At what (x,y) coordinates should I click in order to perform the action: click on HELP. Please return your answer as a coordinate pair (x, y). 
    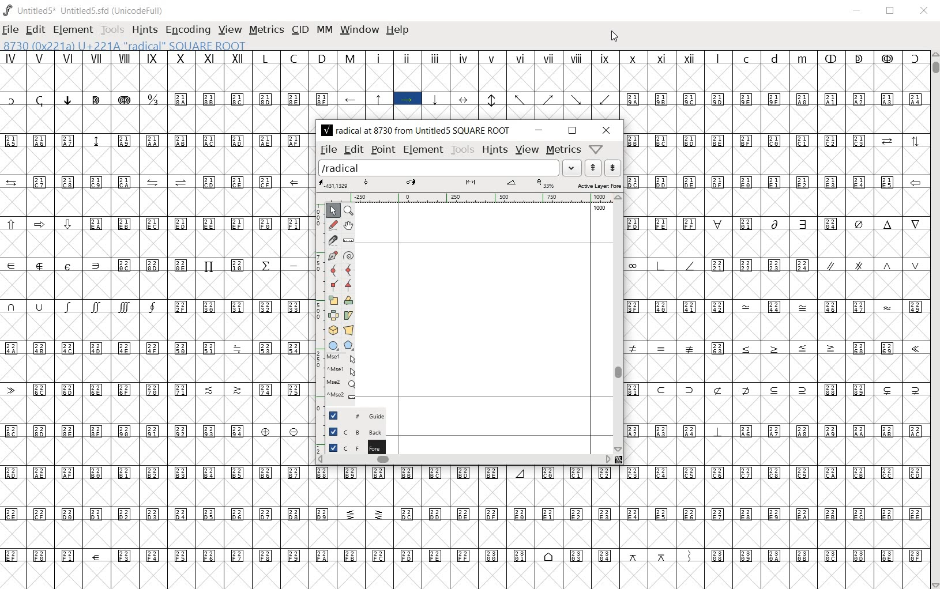
    Looking at the image, I should click on (398, 31).